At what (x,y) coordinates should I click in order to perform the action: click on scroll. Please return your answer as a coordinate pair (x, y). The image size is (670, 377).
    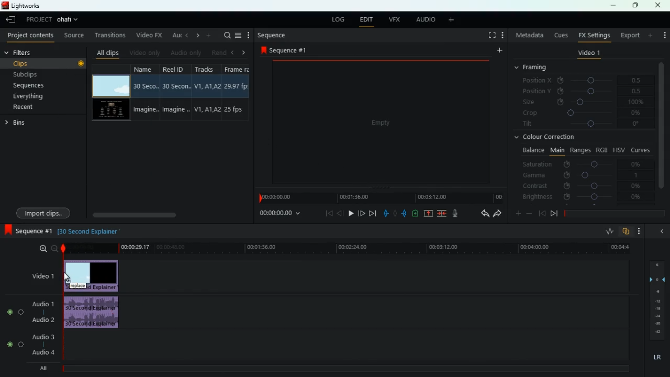
    Looking at the image, I should click on (168, 215).